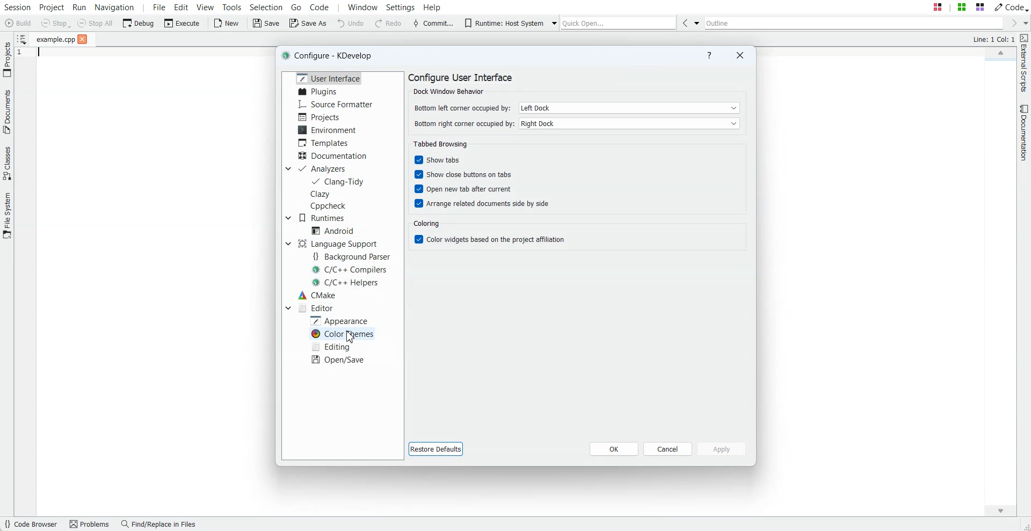 This screenshot has width=1031, height=531. I want to click on Runtimes, so click(325, 218).